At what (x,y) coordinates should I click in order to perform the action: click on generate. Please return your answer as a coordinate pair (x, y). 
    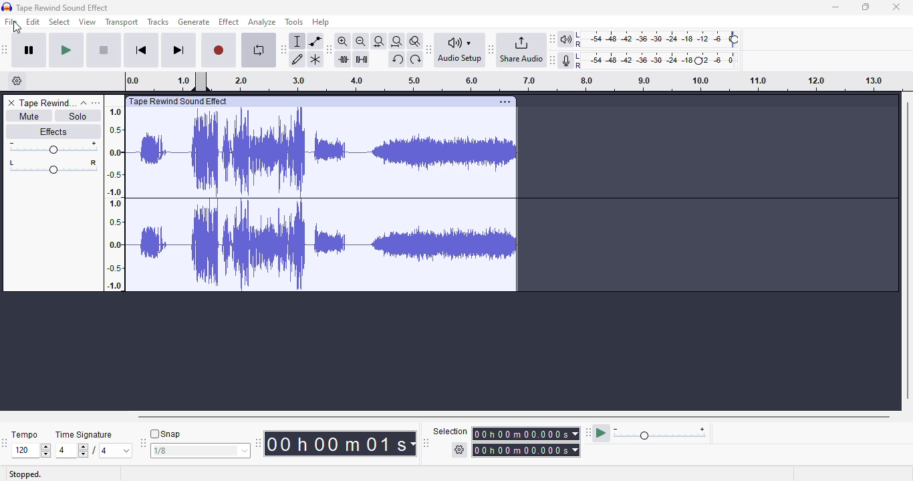
    Looking at the image, I should click on (193, 22).